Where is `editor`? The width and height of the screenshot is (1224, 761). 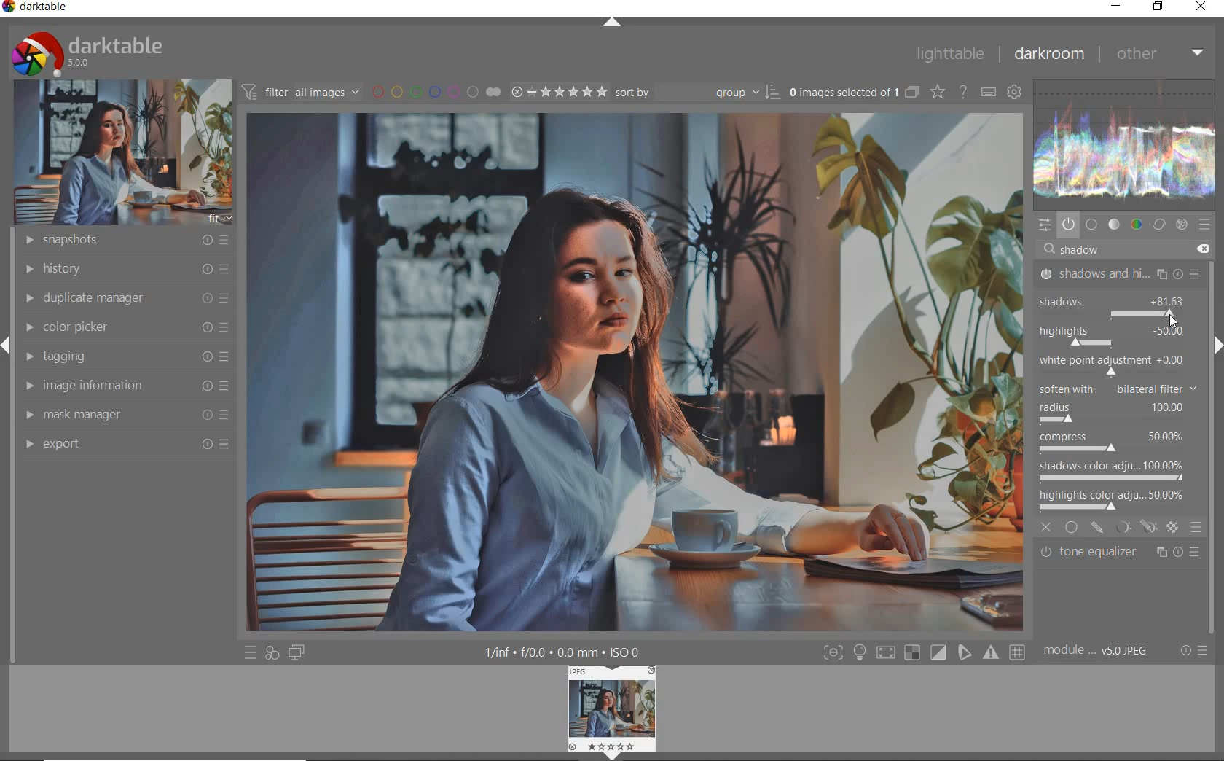 editor is located at coordinates (1061, 249).